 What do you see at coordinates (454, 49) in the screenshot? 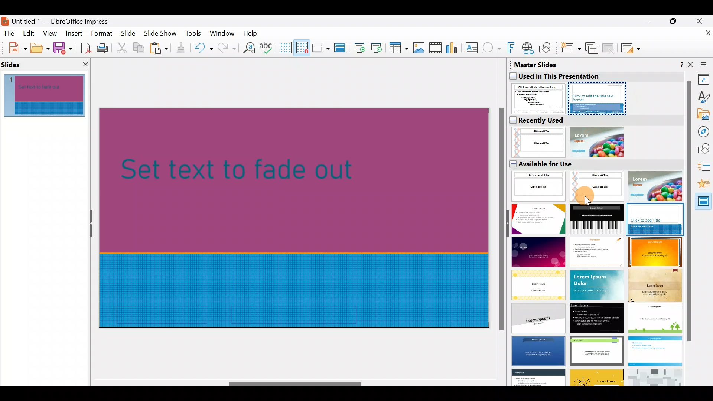
I see `Insert chart` at bounding box center [454, 49].